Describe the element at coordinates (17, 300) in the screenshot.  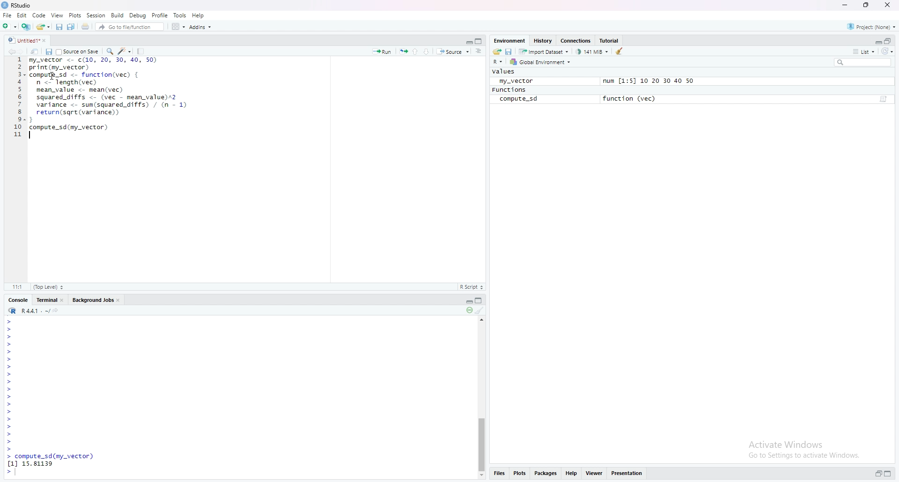
I see `Console` at that location.